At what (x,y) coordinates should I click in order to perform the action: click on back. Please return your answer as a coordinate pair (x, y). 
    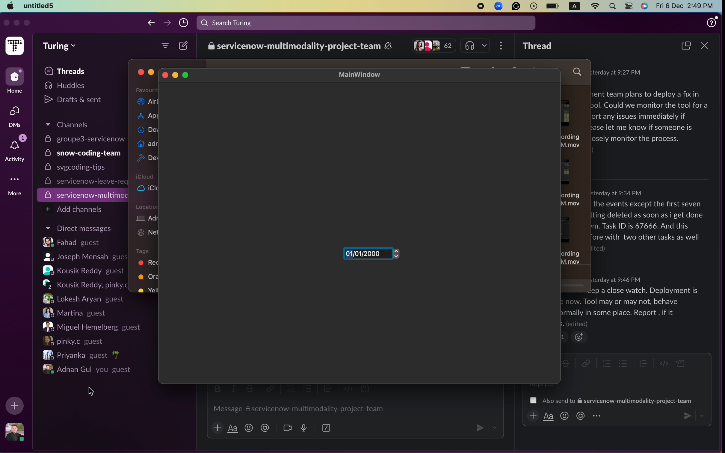
    Looking at the image, I should click on (151, 23).